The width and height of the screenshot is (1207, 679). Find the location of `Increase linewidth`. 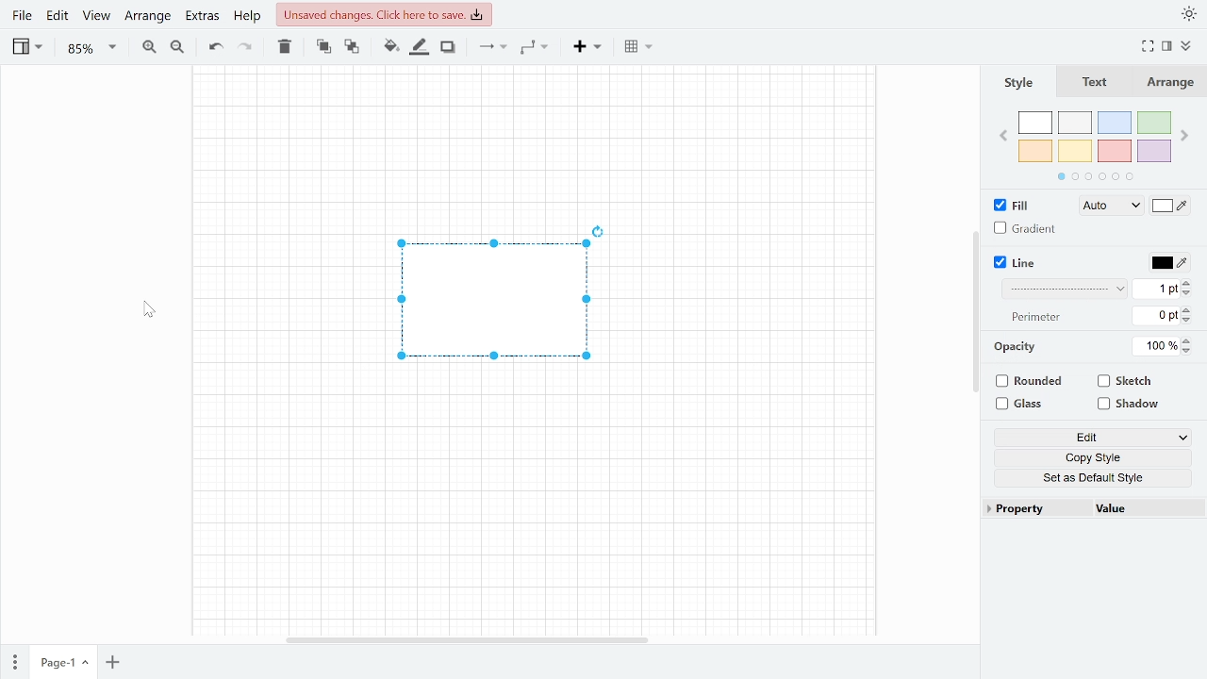

Increase linewidth is located at coordinates (1188, 282).